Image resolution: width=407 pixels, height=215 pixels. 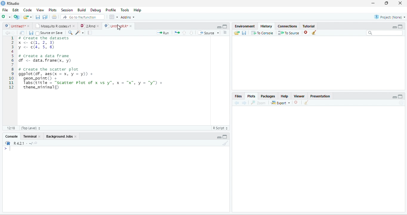 I want to click on Show document outline, so click(x=225, y=32).